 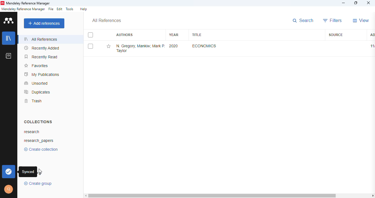 What do you see at coordinates (9, 20) in the screenshot?
I see `logo` at bounding box center [9, 20].